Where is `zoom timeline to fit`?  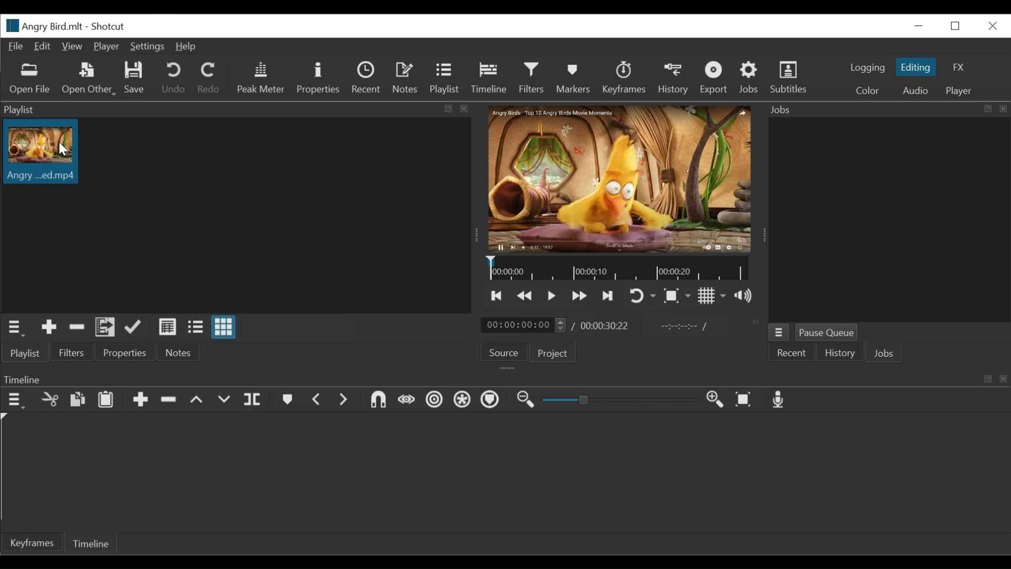
zoom timeline to fit is located at coordinates (744, 399).